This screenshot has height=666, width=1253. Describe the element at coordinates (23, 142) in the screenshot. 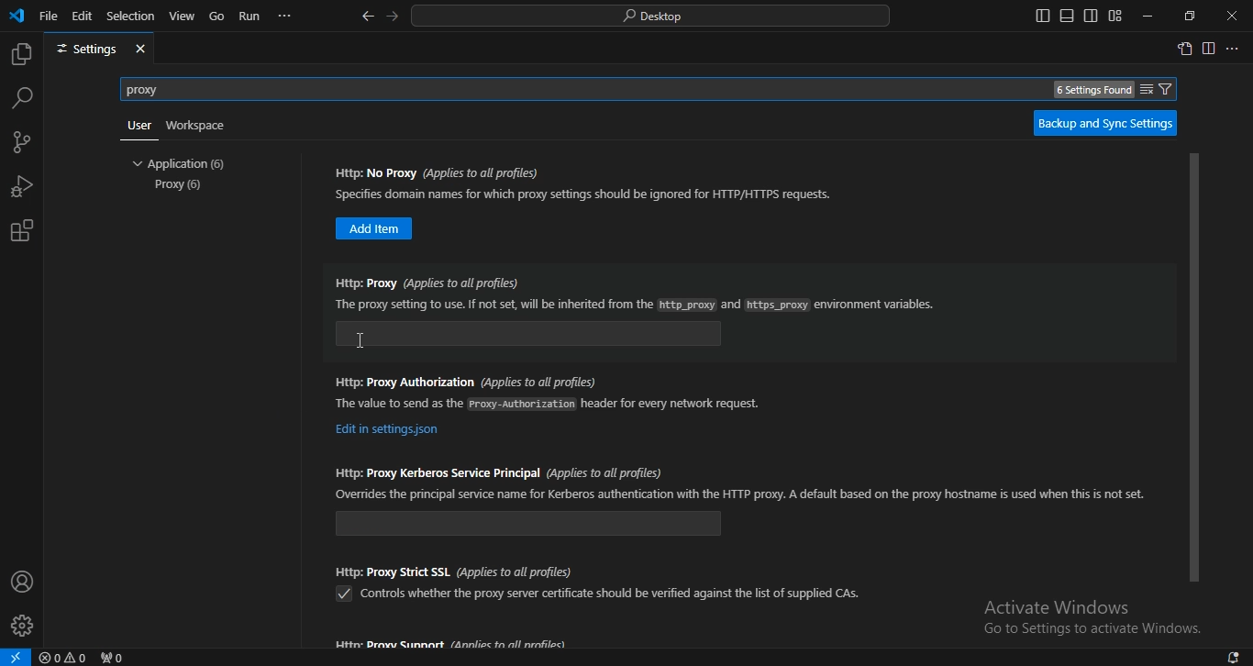

I see `source control` at that location.